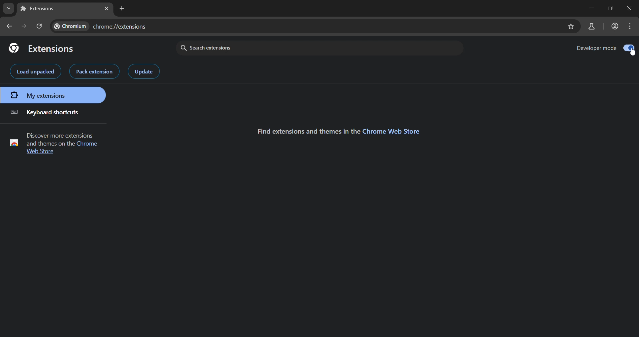  Describe the element at coordinates (592, 27) in the screenshot. I see `search labs` at that location.